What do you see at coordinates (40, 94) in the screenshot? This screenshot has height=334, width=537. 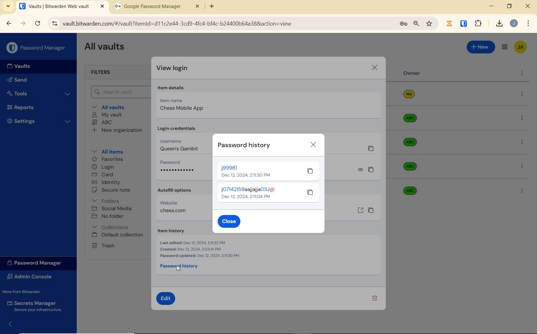 I see `Tools` at bounding box center [40, 94].